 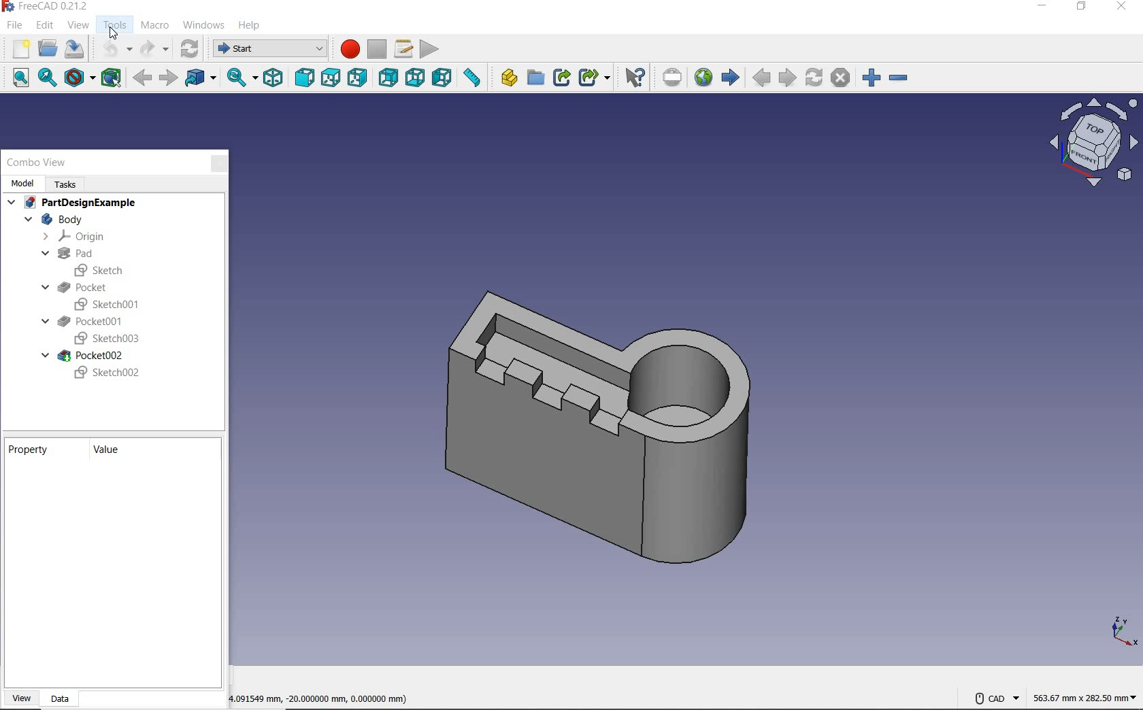 What do you see at coordinates (386, 80) in the screenshot?
I see `Rear` at bounding box center [386, 80].